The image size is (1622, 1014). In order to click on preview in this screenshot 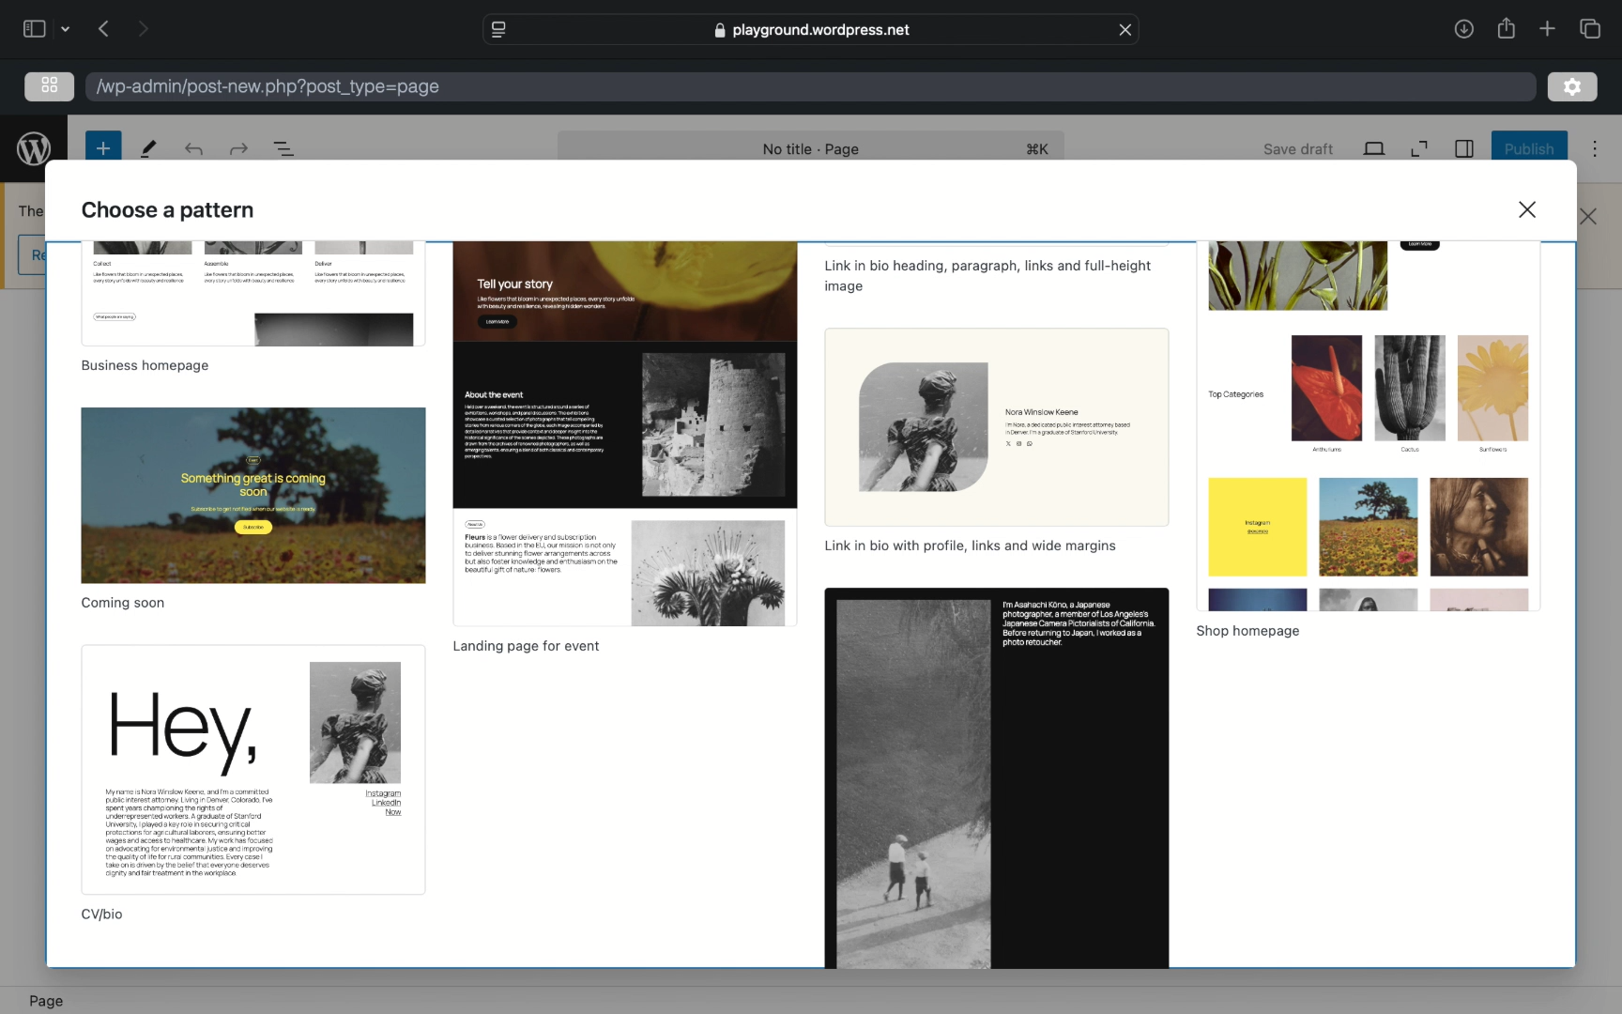, I will do `click(253, 769)`.